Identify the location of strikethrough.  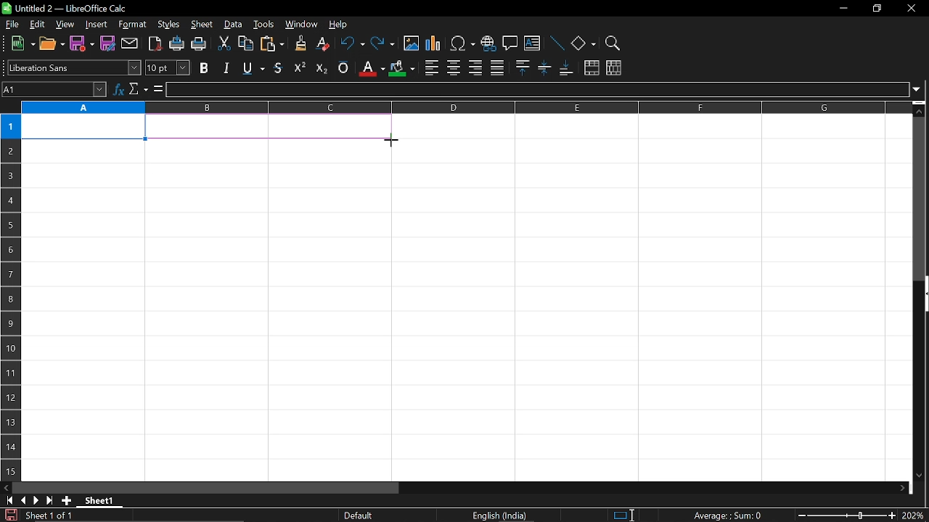
(279, 67).